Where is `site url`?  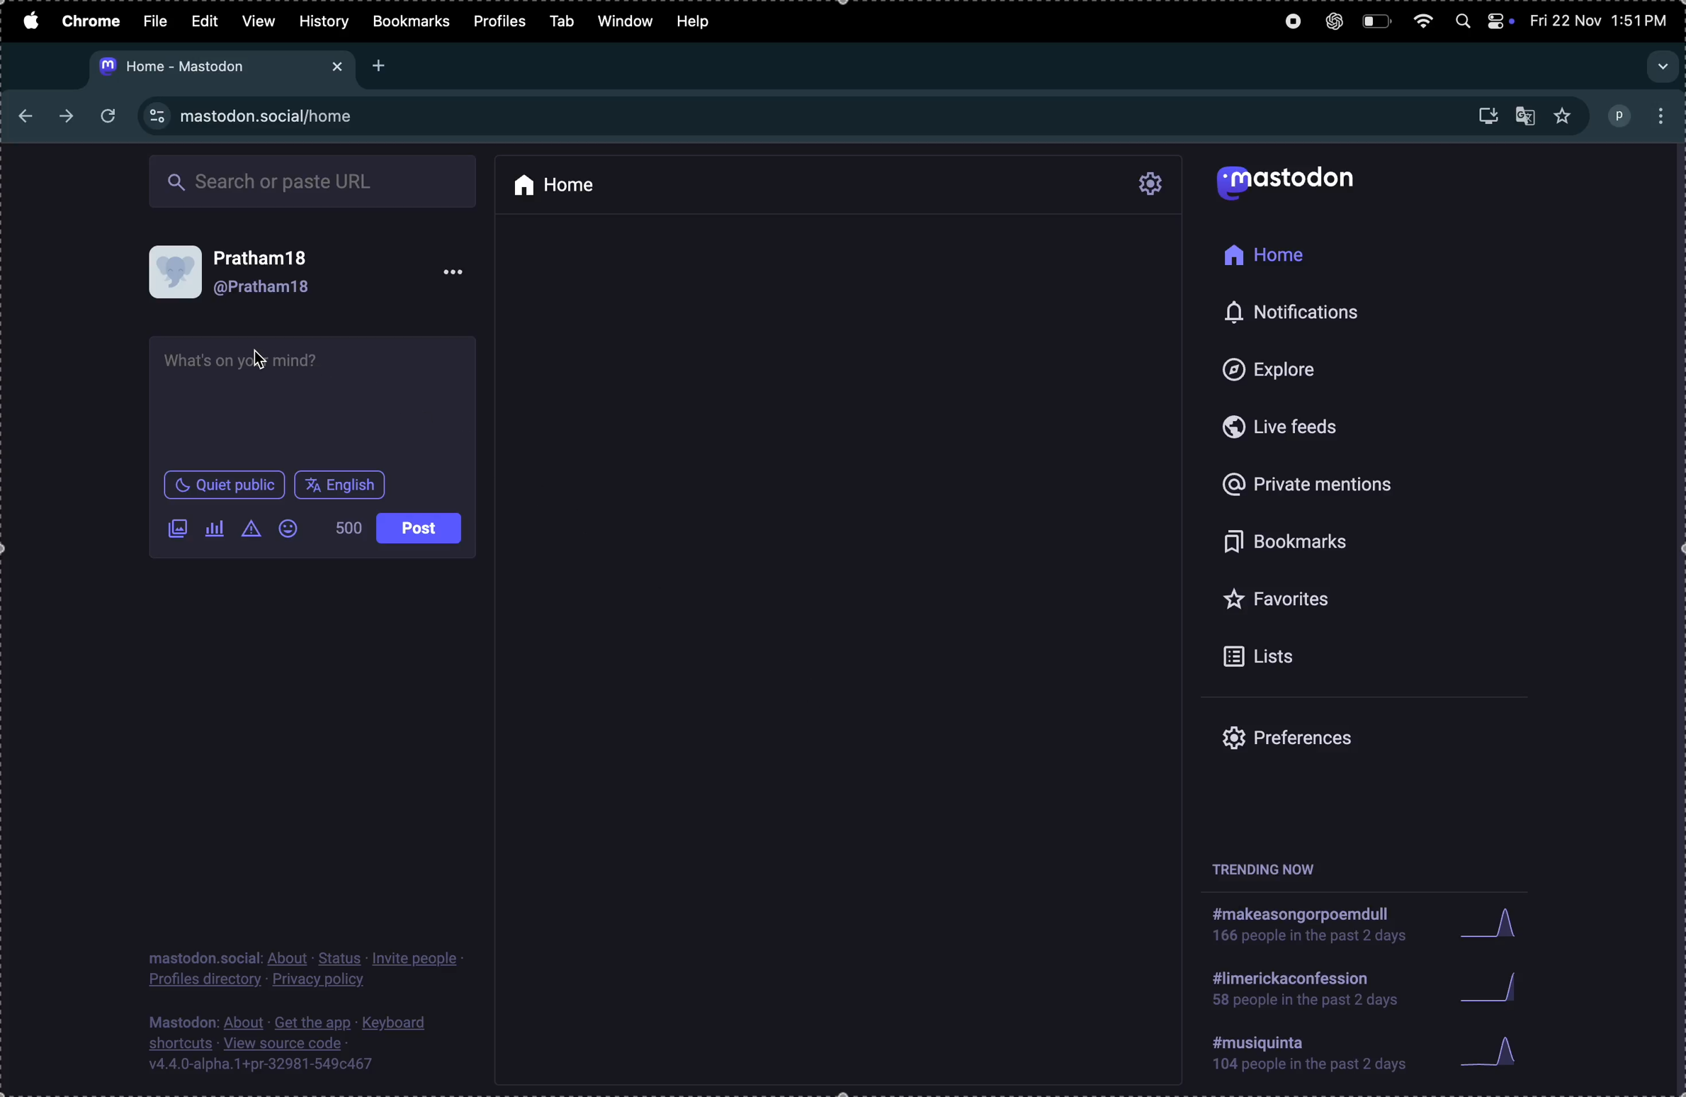
site url is located at coordinates (300, 114).